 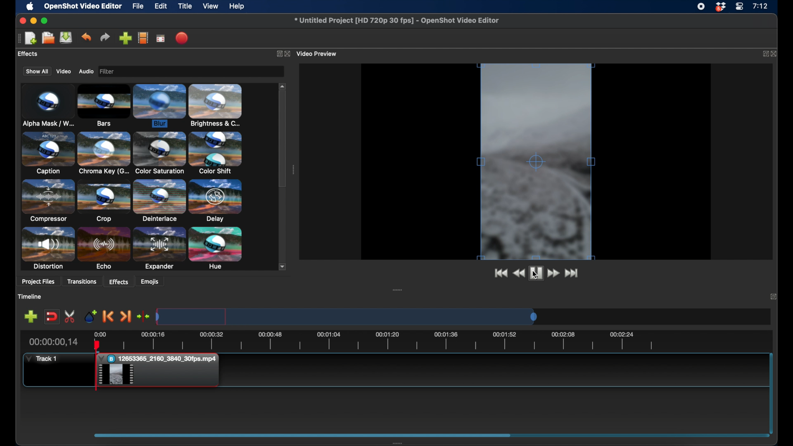 What do you see at coordinates (62, 71) in the screenshot?
I see `video` at bounding box center [62, 71].